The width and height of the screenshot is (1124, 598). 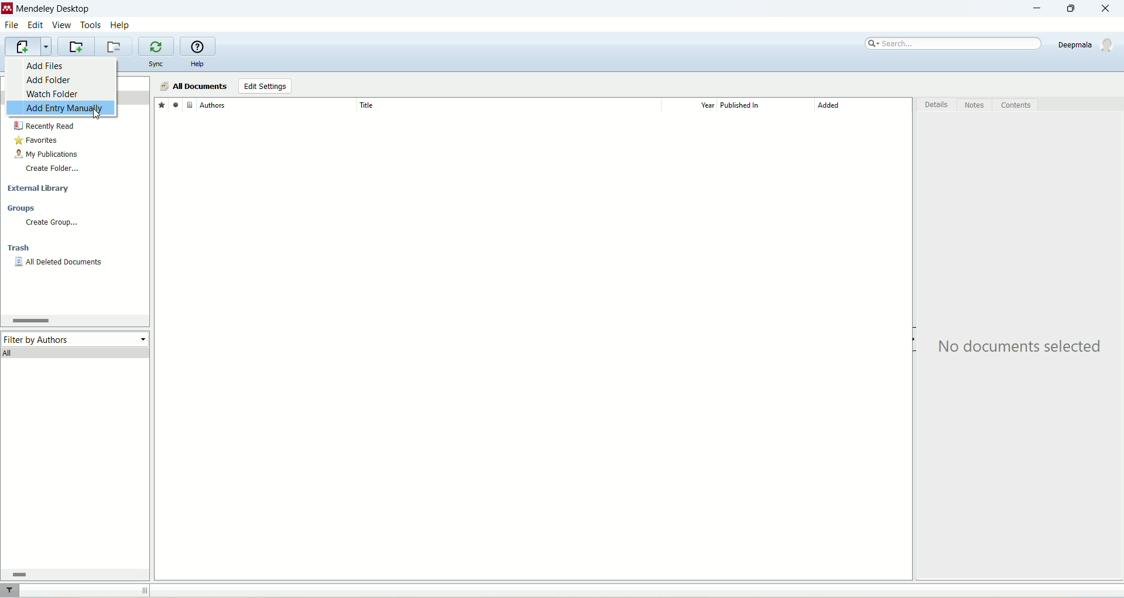 I want to click on published in, so click(x=761, y=105).